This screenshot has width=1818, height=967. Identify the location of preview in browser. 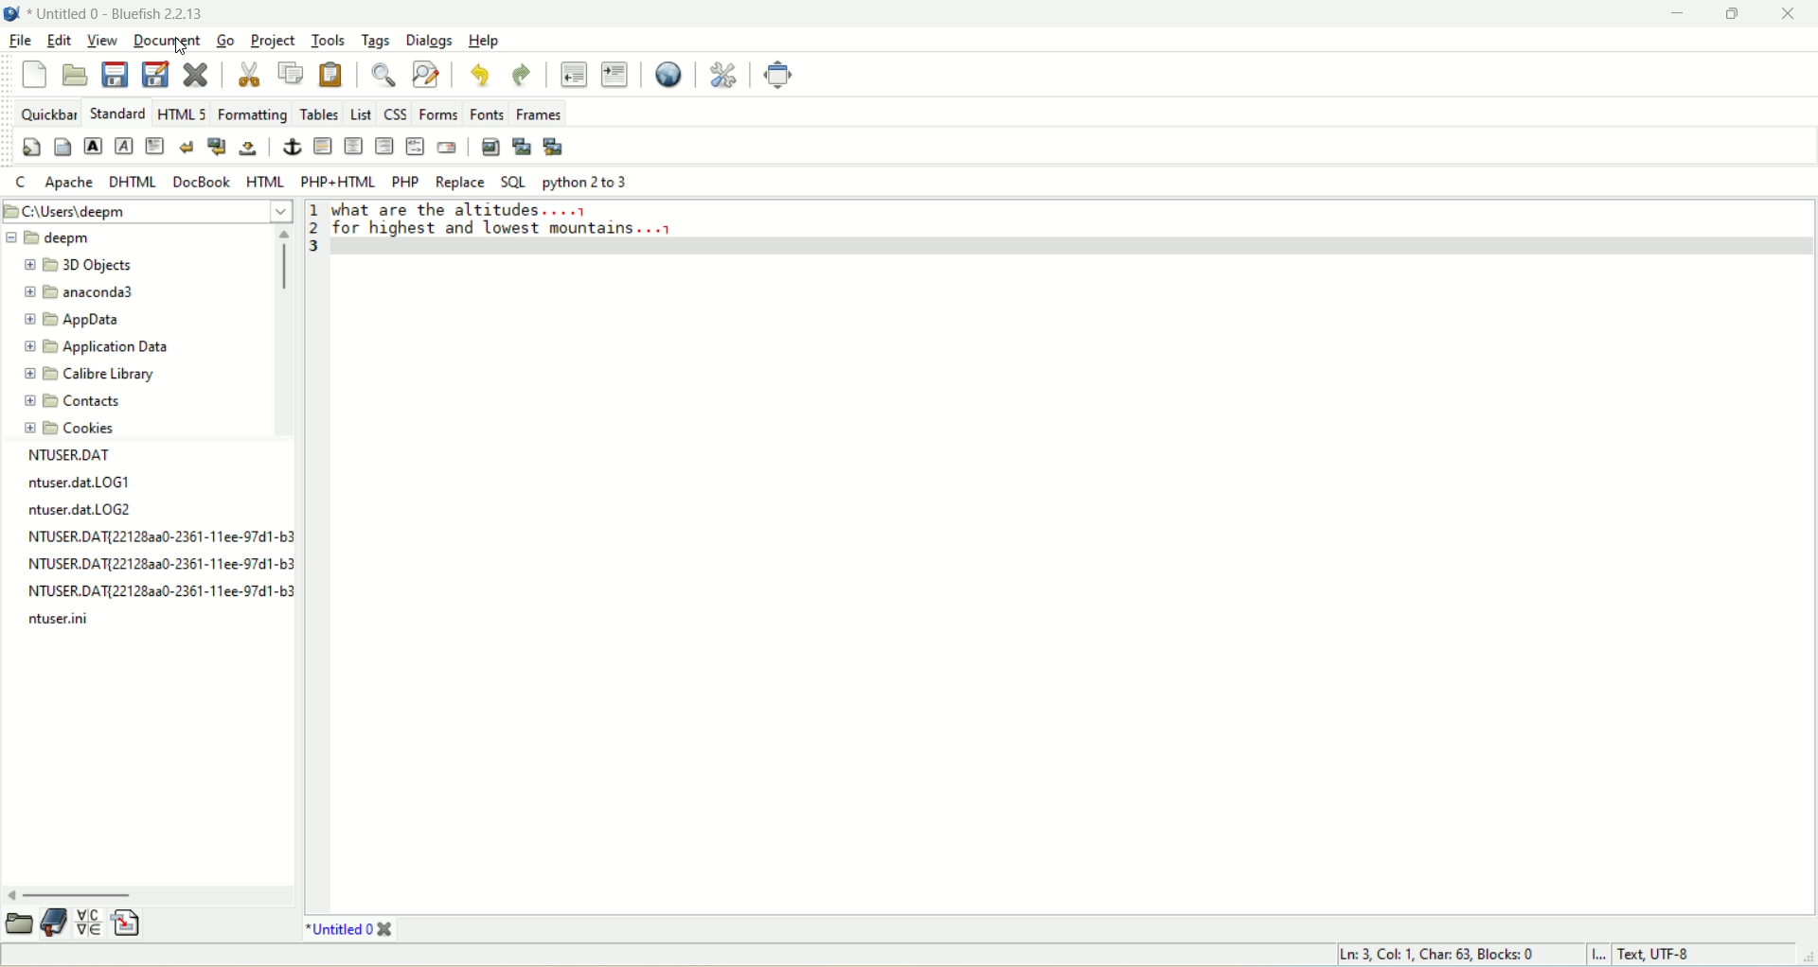
(670, 75).